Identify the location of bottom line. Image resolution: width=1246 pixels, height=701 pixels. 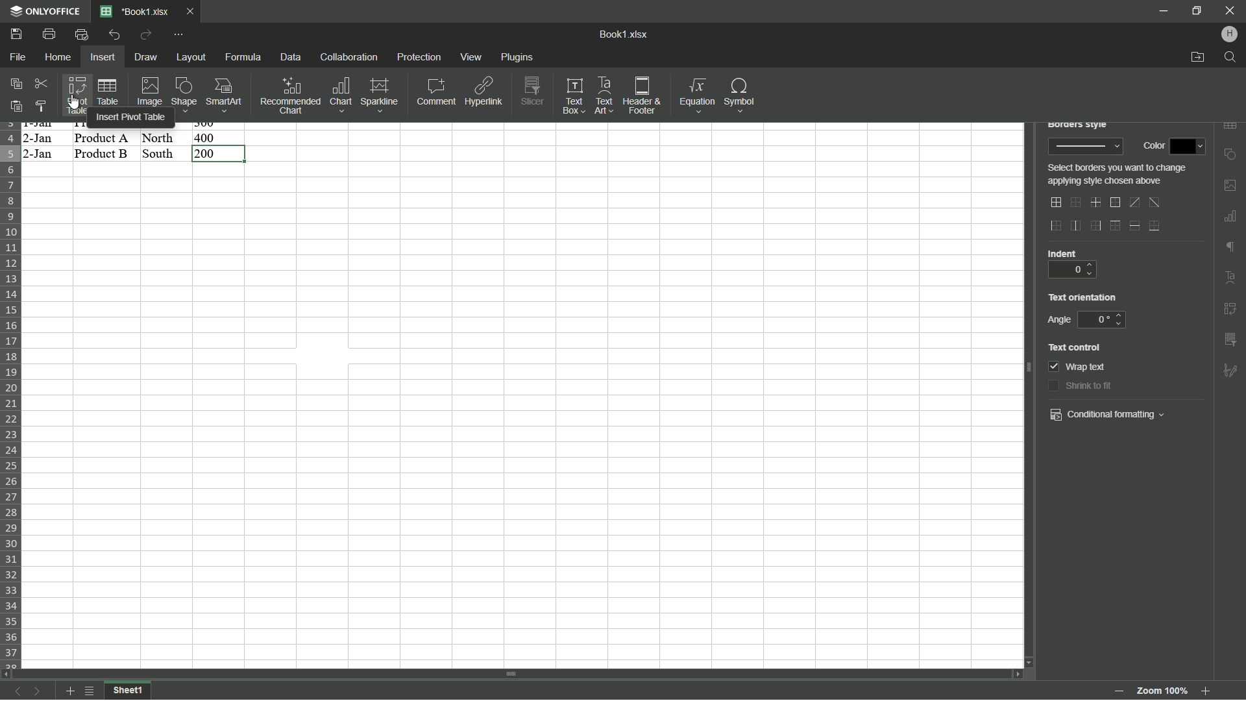
(1154, 226).